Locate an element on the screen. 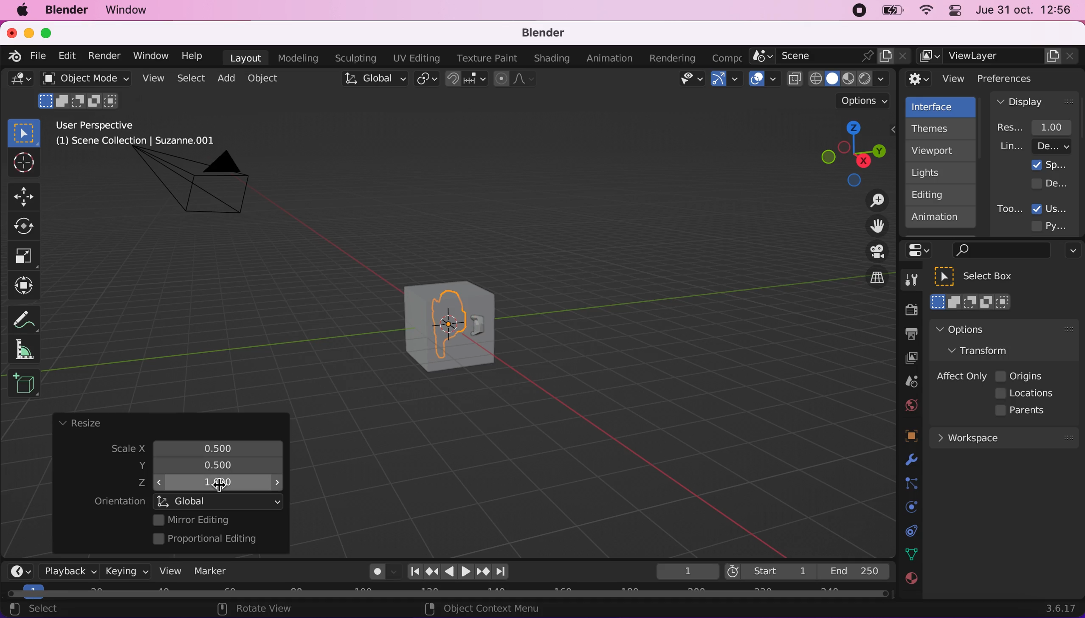 Image resolution: width=1085 pixels, height=618 pixels. window is located at coordinates (130, 10).